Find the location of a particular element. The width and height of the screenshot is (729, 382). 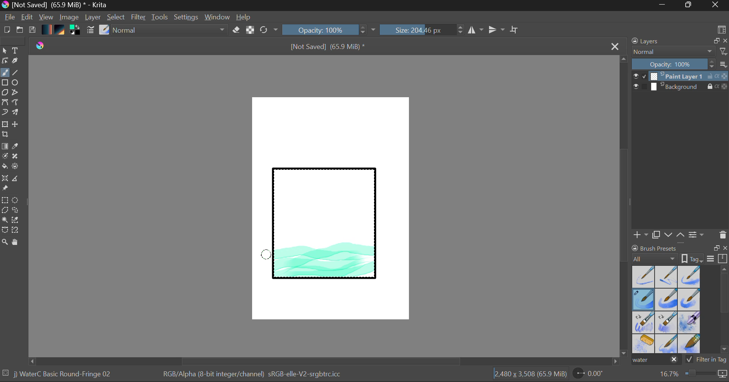

Colors in use is located at coordinates (76, 30).